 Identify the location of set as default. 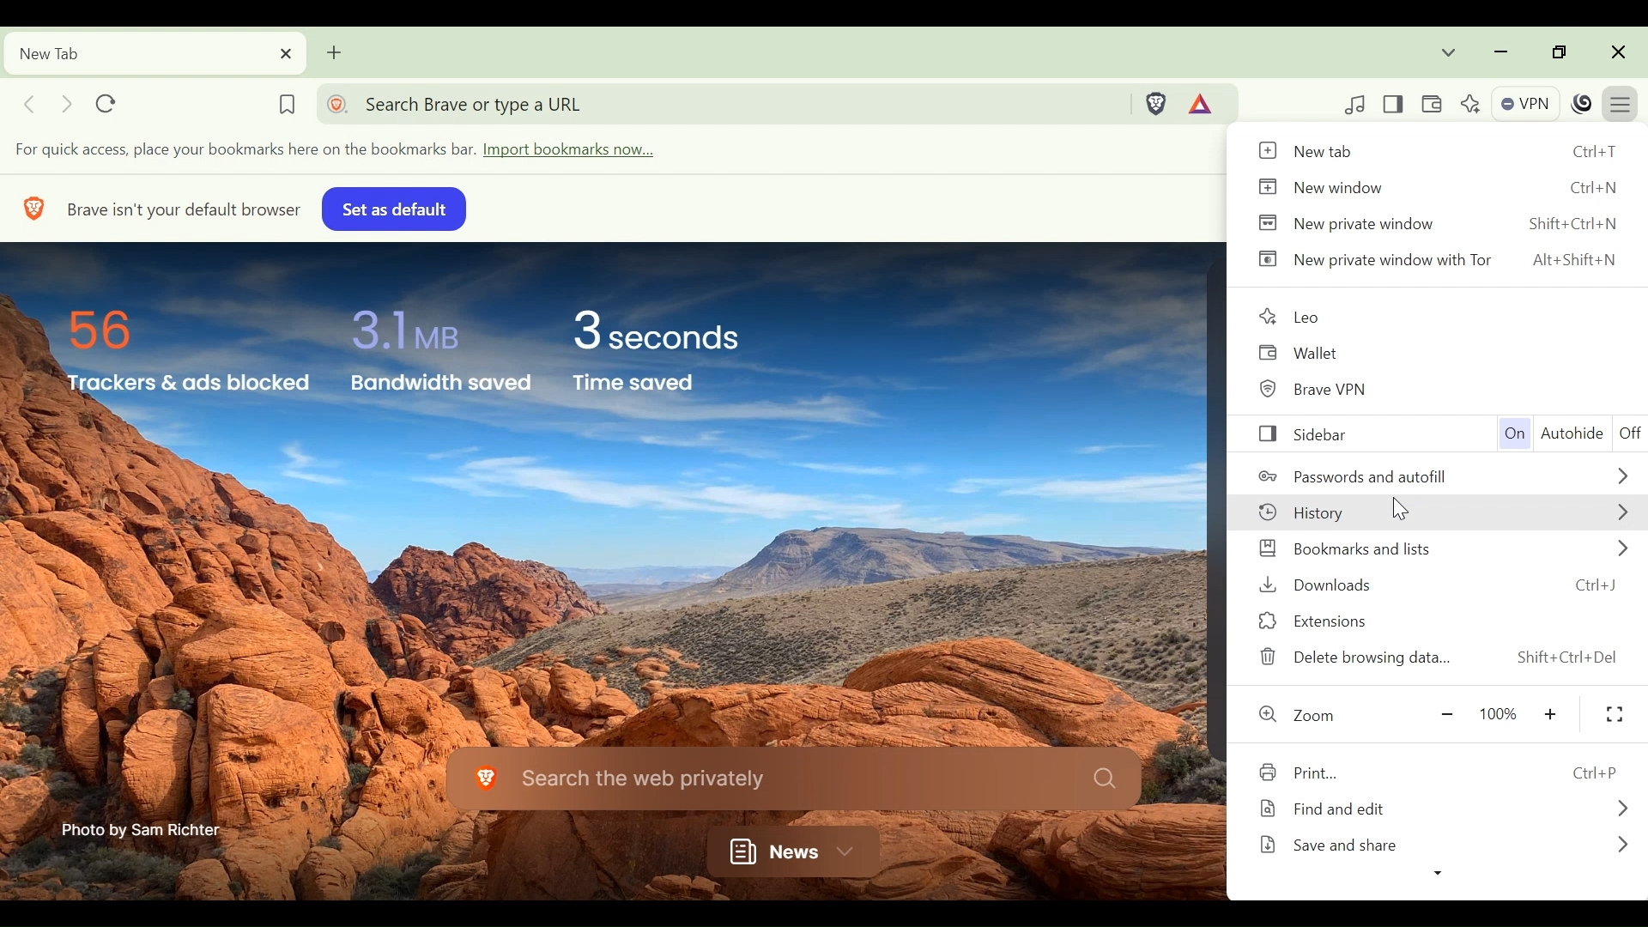
(391, 208).